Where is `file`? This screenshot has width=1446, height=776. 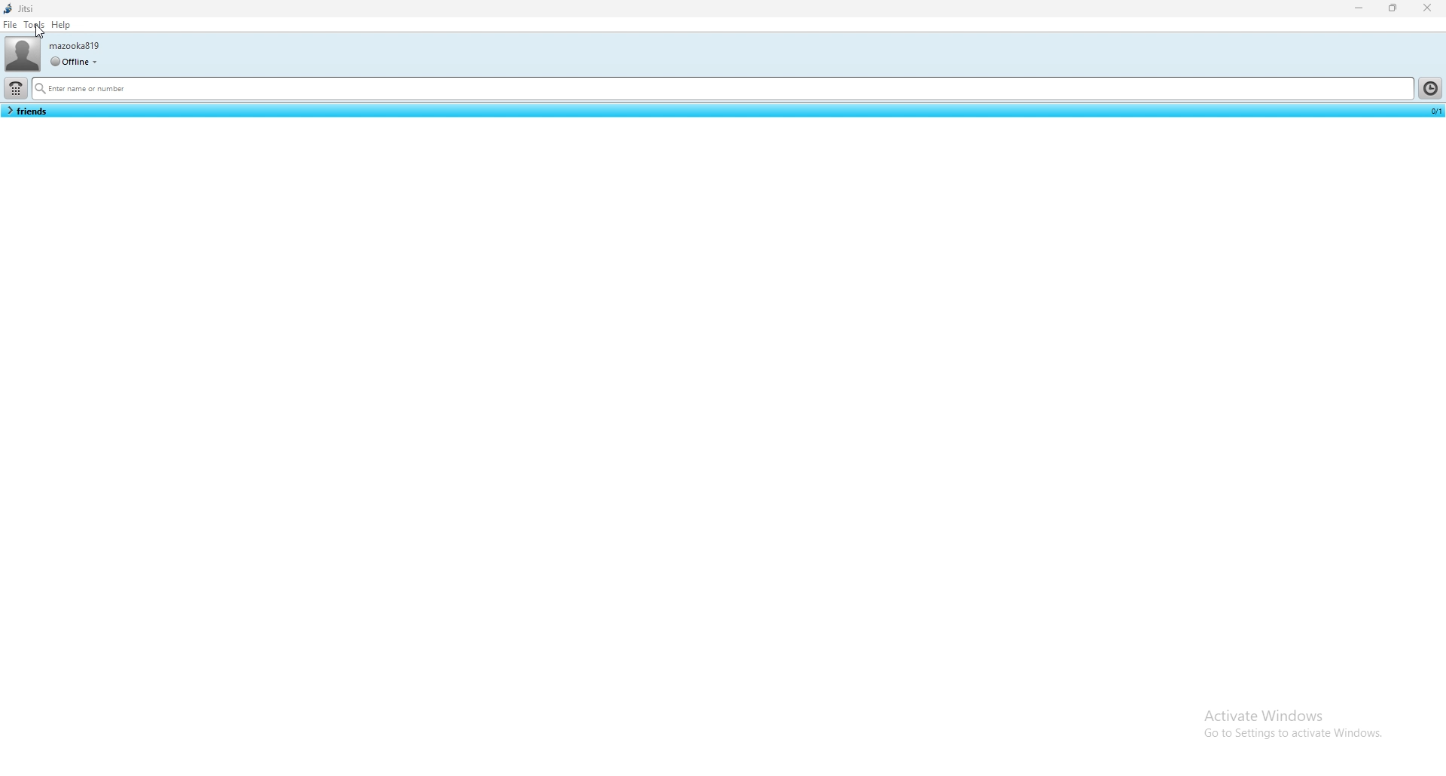 file is located at coordinates (11, 24).